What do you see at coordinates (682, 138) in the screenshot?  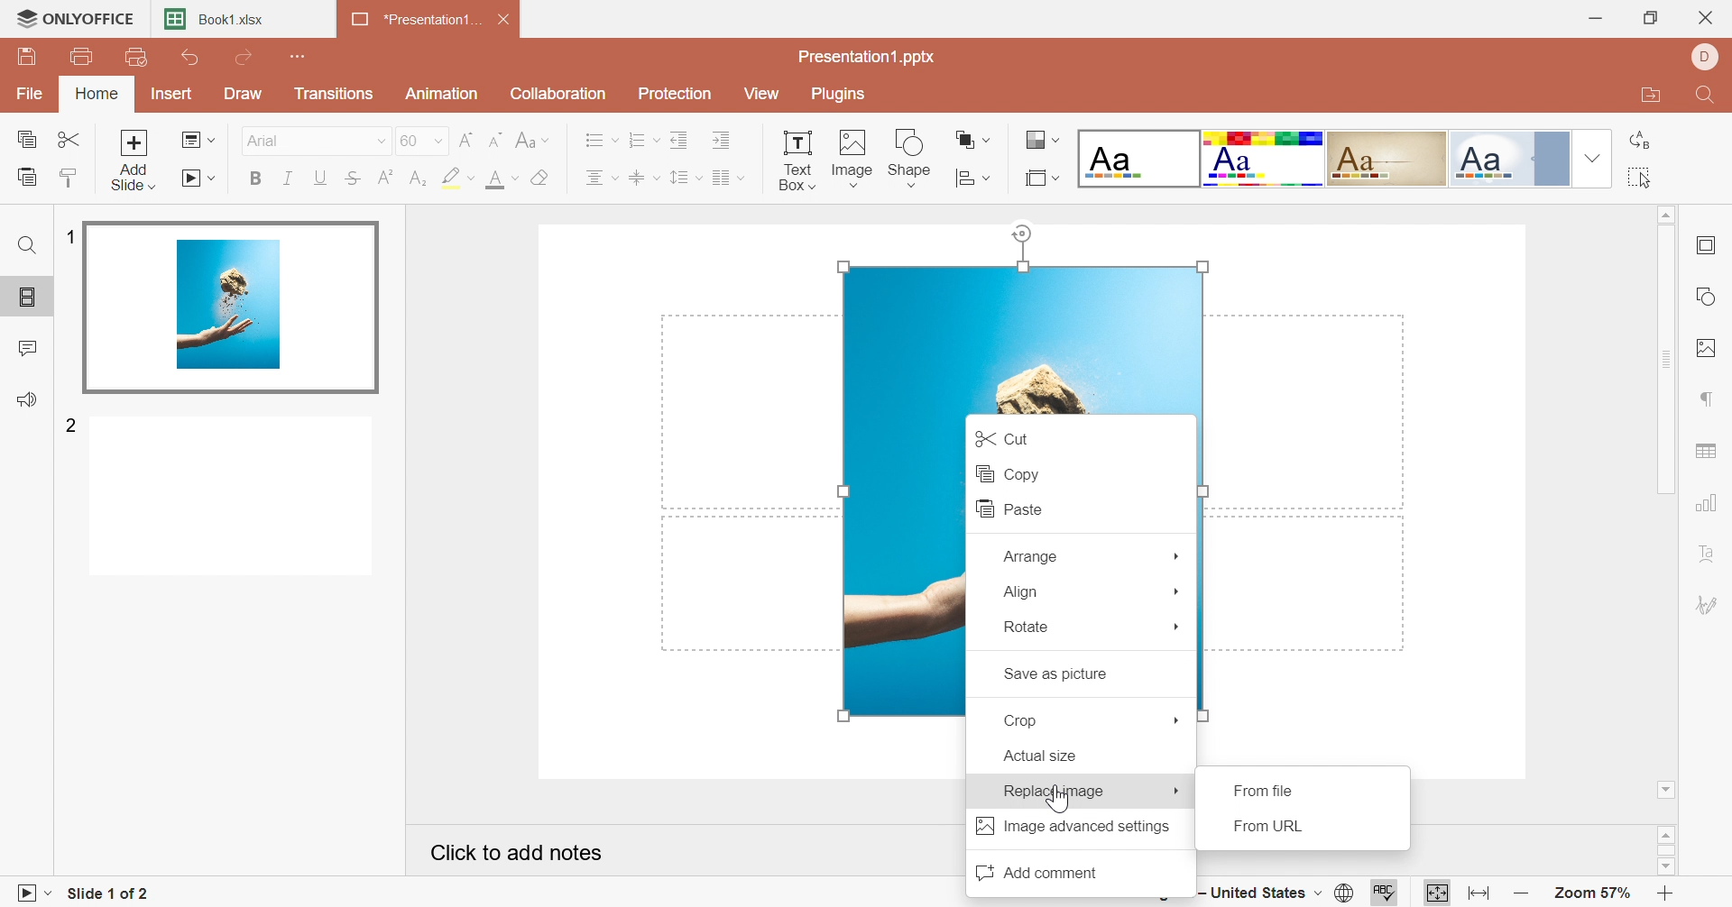 I see `Decrease indent` at bounding box center [682, 138].